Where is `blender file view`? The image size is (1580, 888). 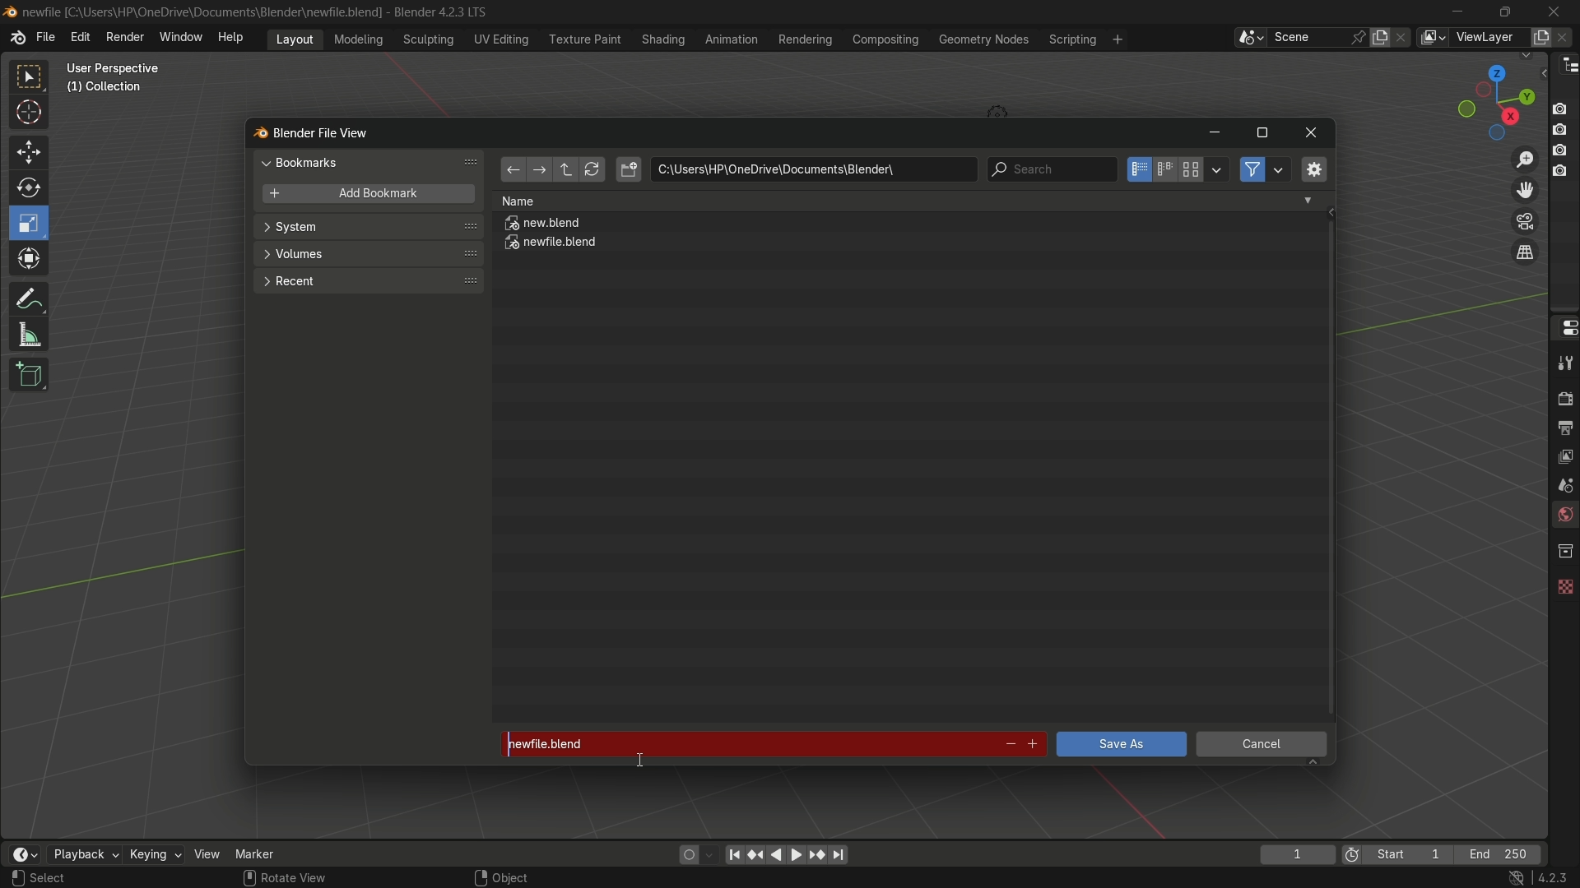 blender file view is located at coordinates (323, 132).